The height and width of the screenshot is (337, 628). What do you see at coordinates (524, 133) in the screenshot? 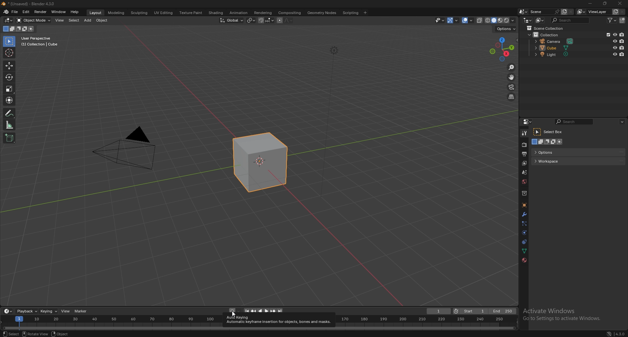
I see `tool` at bounding box center [524, 133].